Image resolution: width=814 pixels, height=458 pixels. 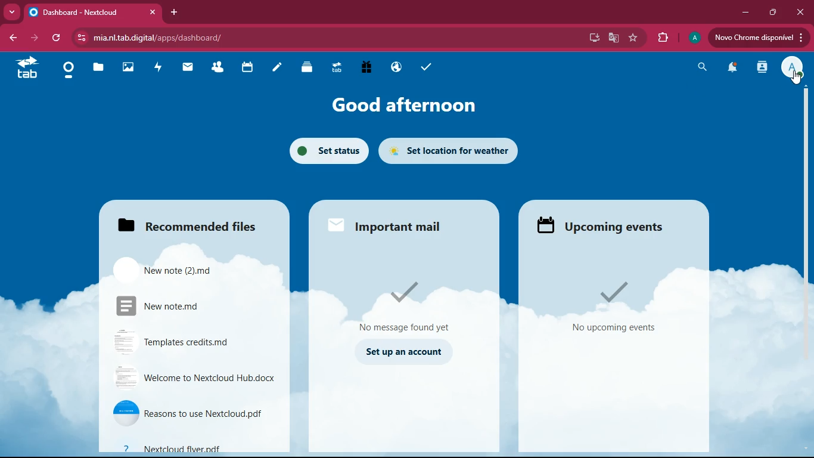 What do you see at coordinates (701, 66) in the screenshot?
I see `search` at bounding box center [701, 66].